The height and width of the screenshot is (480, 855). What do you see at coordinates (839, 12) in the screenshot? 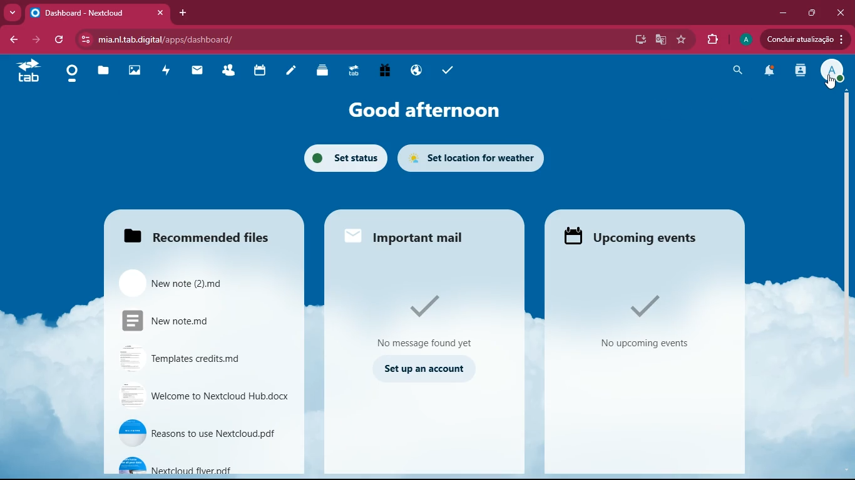
I see `close` at bounding box center [839, 12].